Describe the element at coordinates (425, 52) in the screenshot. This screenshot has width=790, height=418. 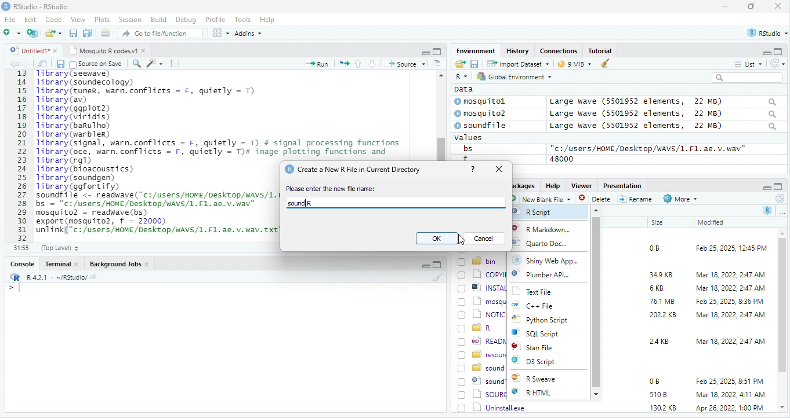
I see `minimize` at that location.